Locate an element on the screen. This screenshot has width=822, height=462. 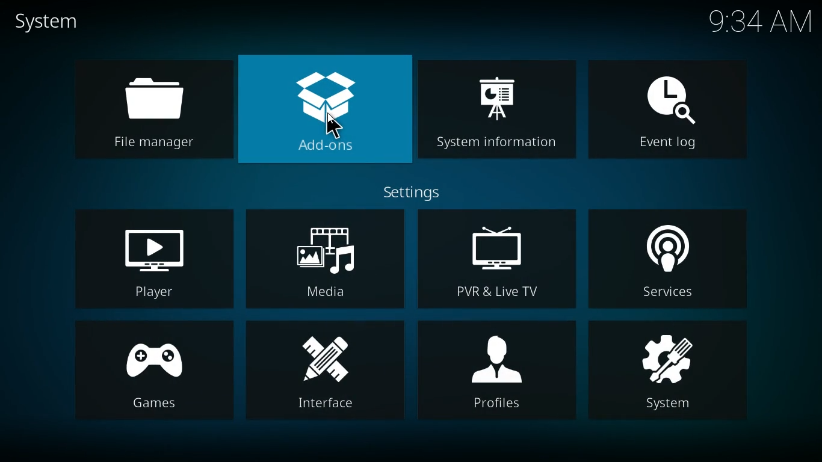
interface is located at coordinates (324, 371).